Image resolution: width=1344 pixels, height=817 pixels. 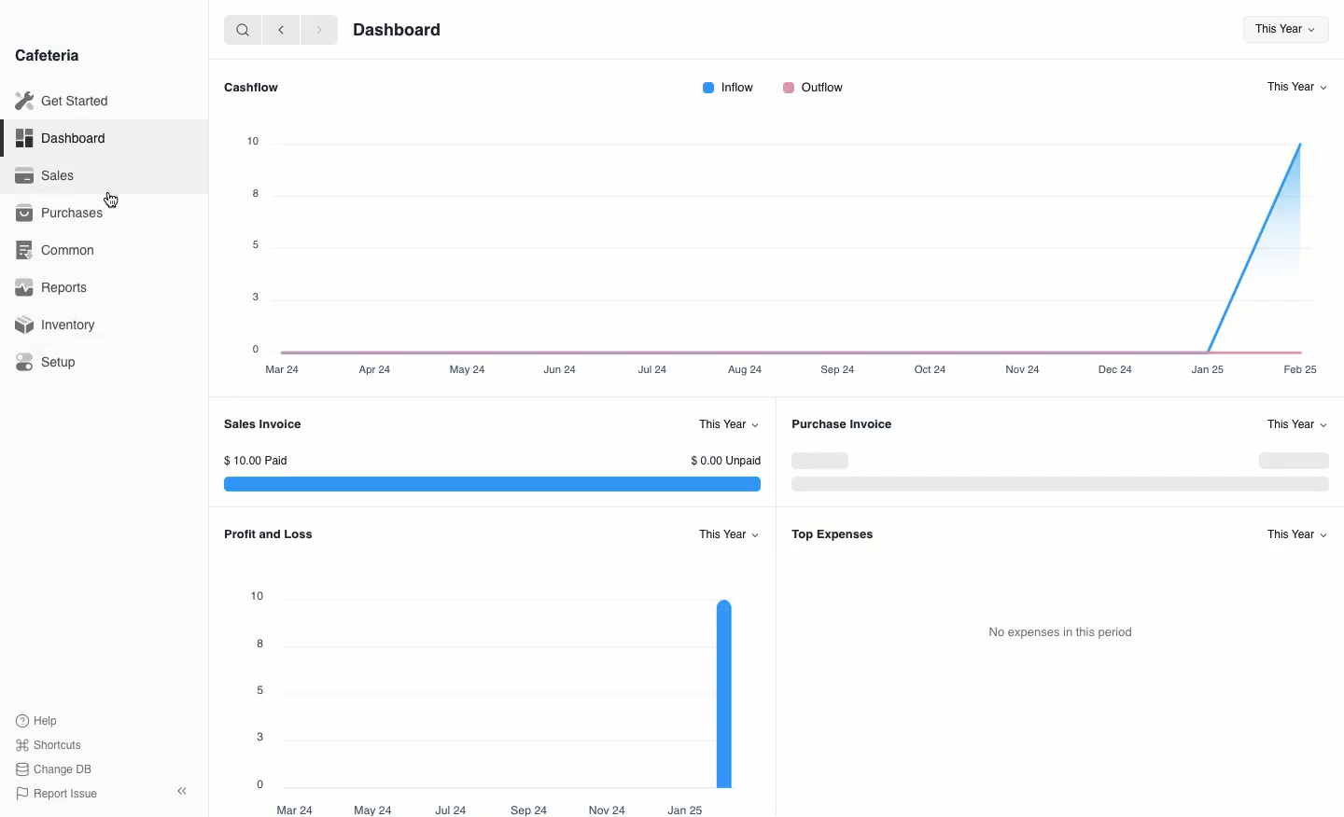 I want to click on Change DB, so click(x=57, y=769).